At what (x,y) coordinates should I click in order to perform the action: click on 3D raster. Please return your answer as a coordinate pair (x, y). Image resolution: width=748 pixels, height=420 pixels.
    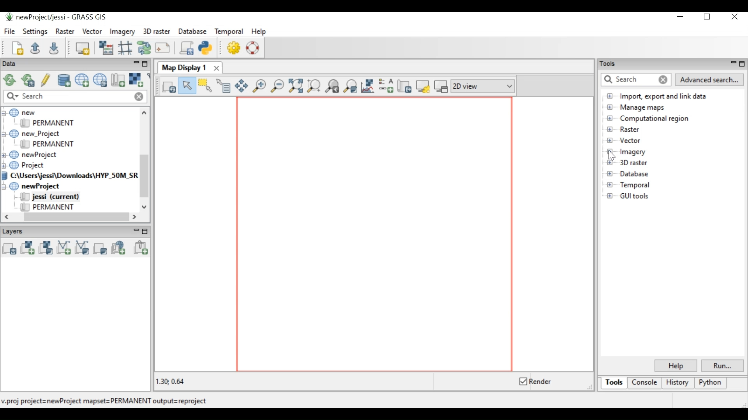
    Looking at the image, I should click on (626, 163).